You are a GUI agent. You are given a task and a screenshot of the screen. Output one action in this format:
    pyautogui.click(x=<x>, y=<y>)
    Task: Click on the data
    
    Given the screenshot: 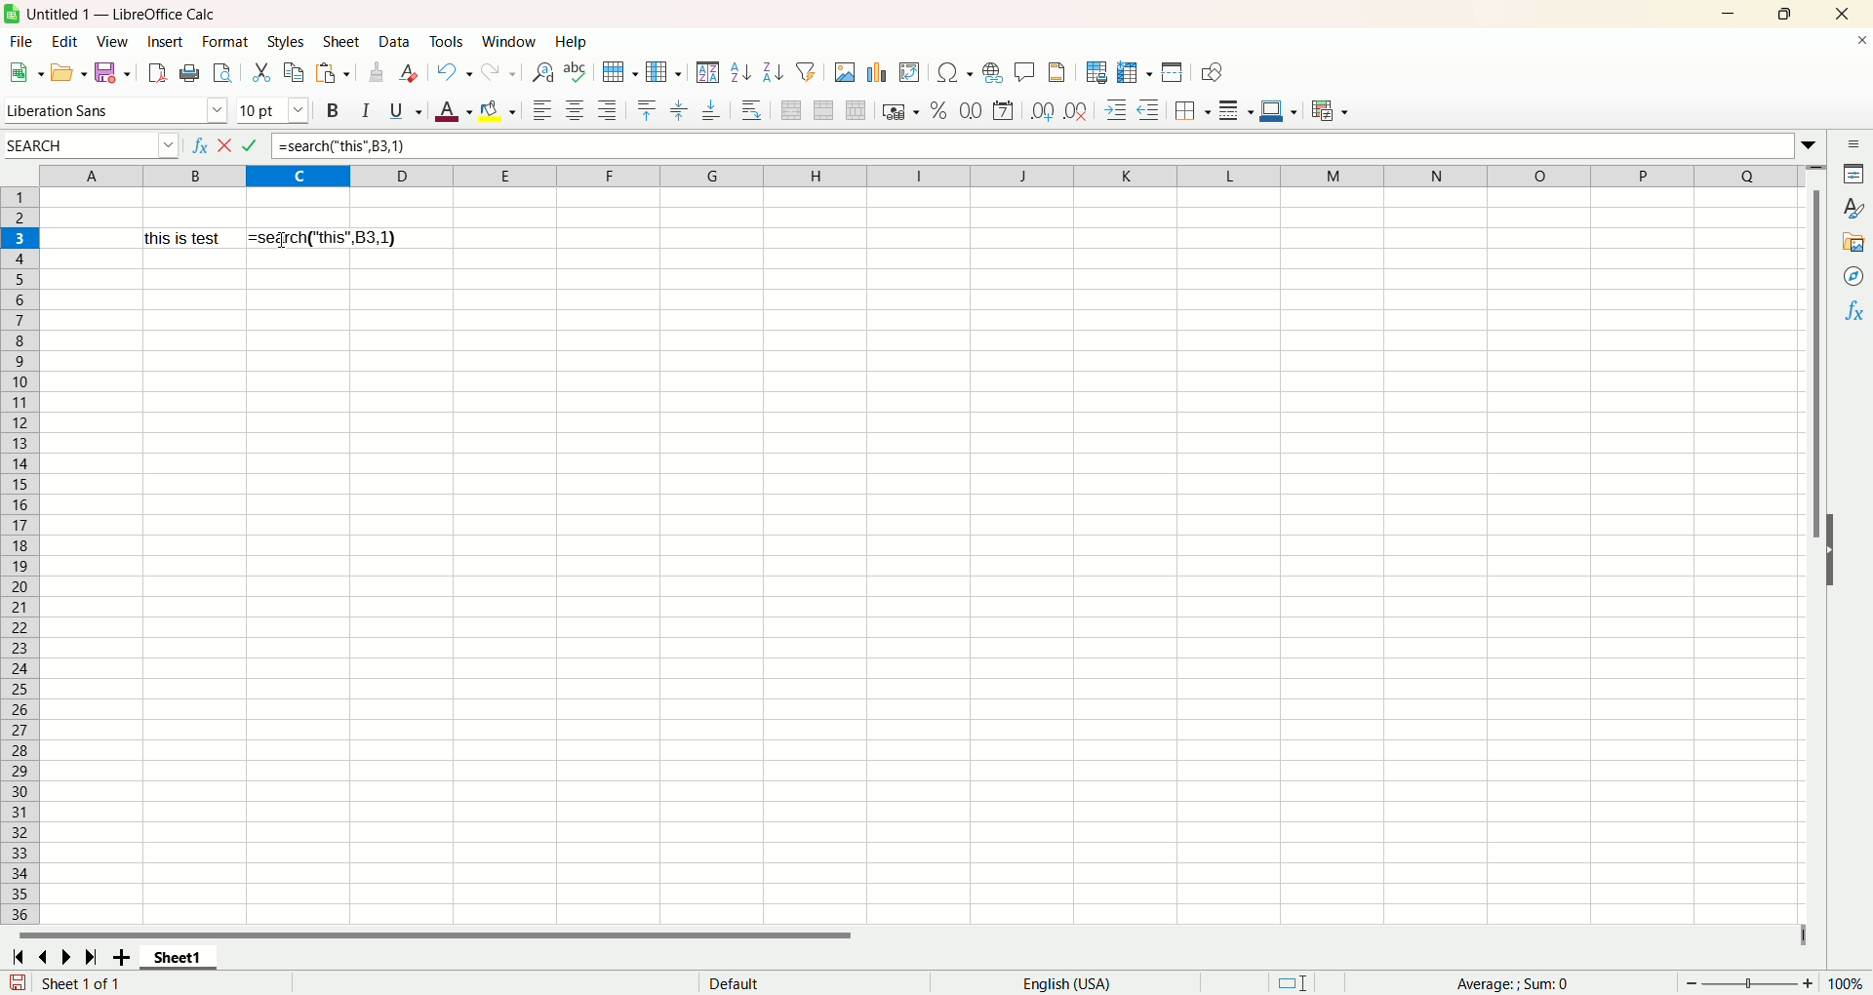 What is the action you would take?
    pyautogui.click(x=396, y=41)
    